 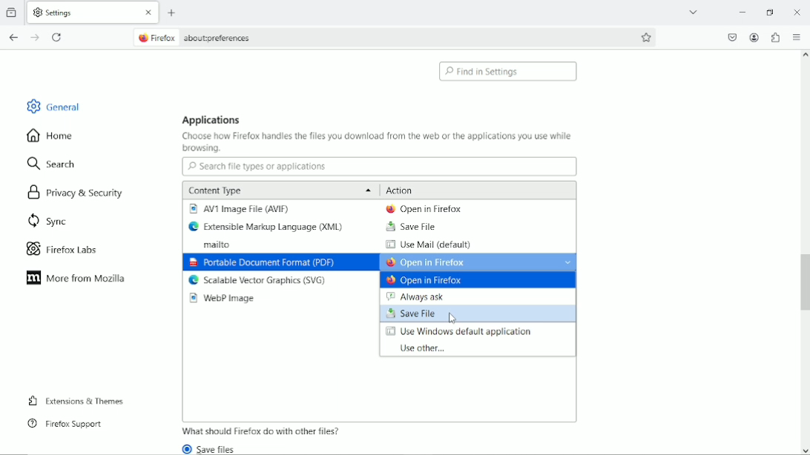 I want to click on Reload current tab, so click(x=57, y=39).